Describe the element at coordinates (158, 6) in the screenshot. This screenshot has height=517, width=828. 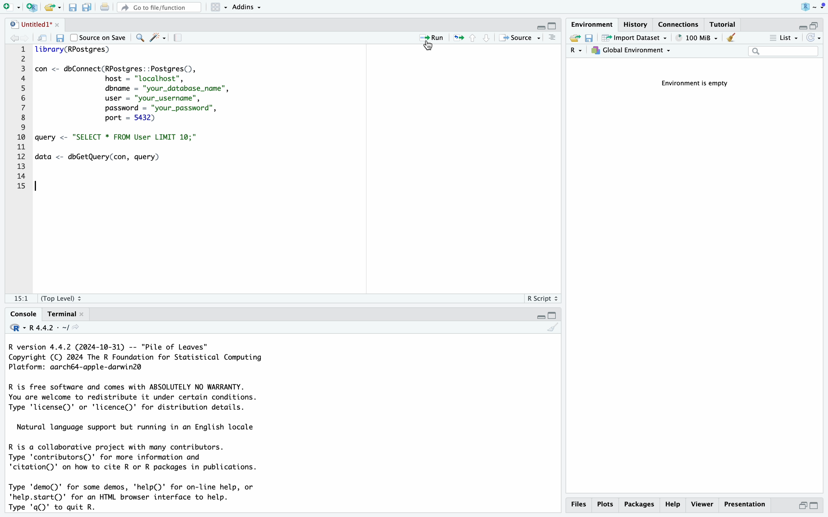
I see `go to file/function` at that location.